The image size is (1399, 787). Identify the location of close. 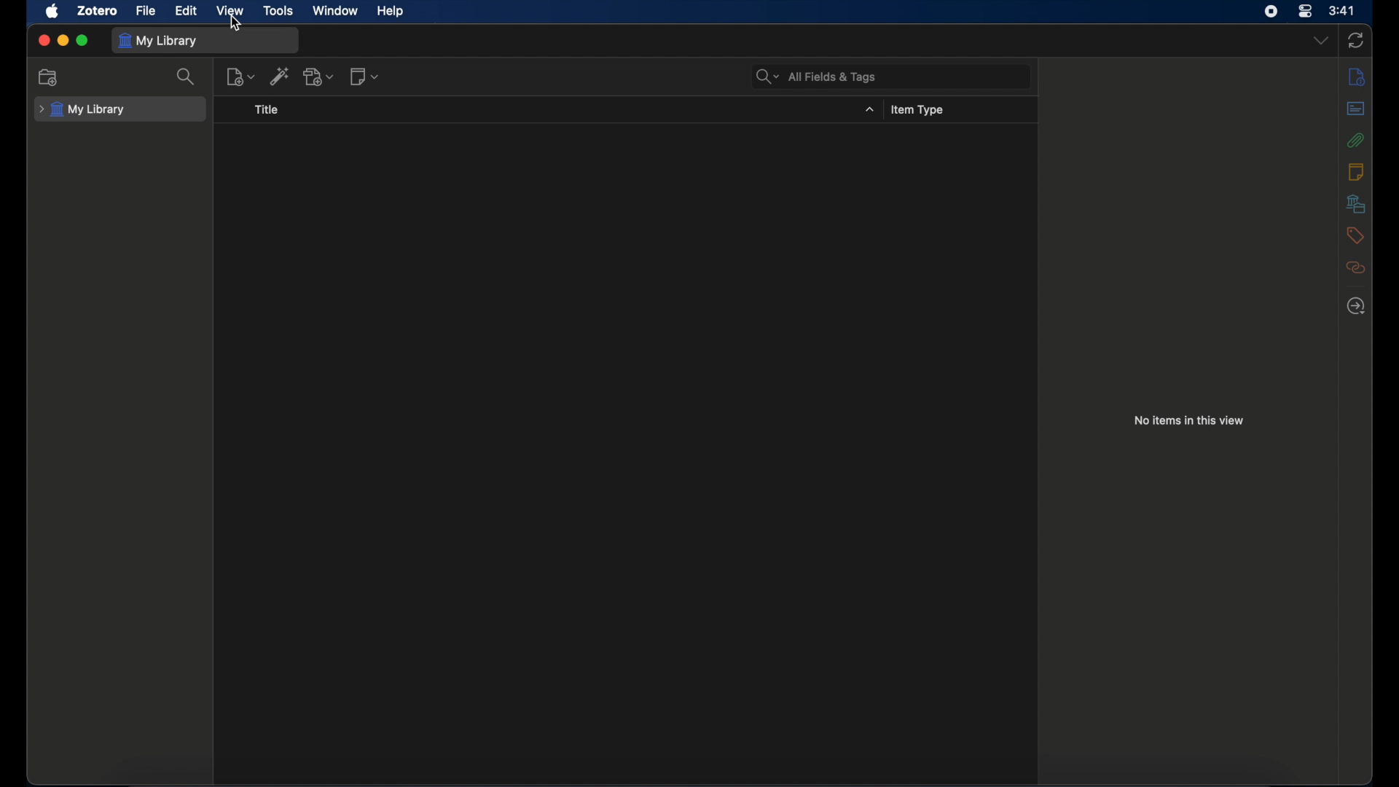
(44, 41).